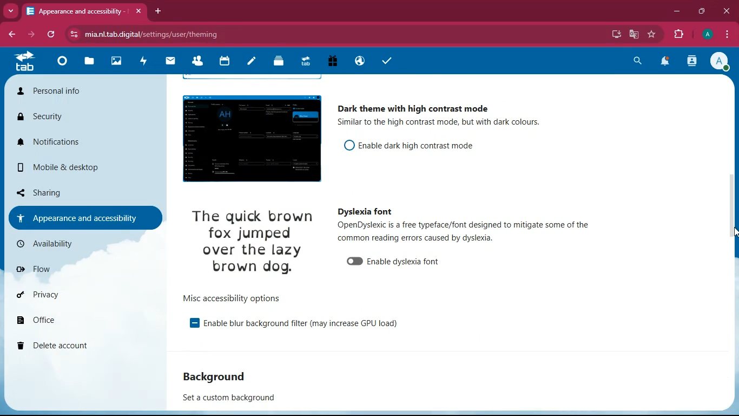 The image size is (739, 416). Describe the element at coordinates (158, 11) in the screenshot. I see `add tab` at that location.